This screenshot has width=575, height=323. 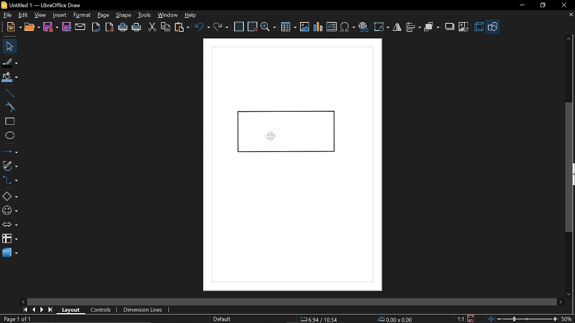 I want to click on rectangle, so click(x=9, y=122).